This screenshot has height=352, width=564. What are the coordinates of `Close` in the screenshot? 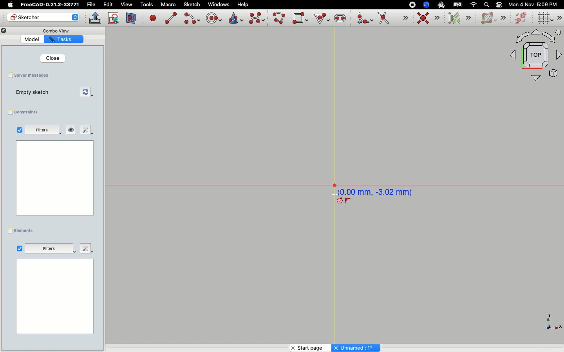 It's located at (54, 58).